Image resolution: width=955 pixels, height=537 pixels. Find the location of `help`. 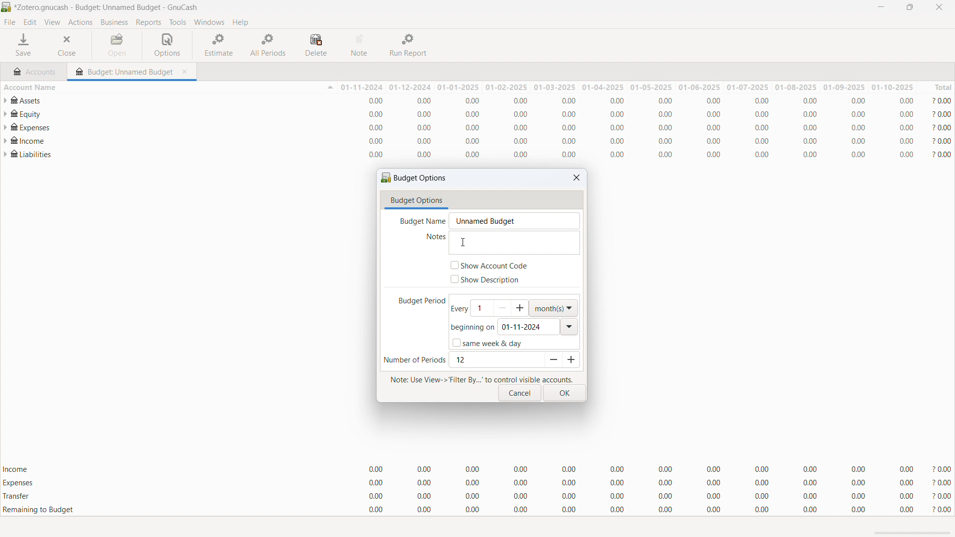

help is located at coordinates (240, 22).